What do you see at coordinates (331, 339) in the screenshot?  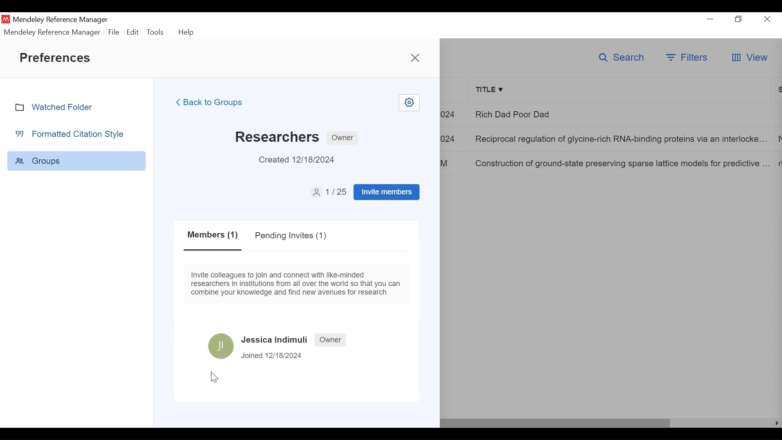 I see `Owner` at bounding box center [331, 339].